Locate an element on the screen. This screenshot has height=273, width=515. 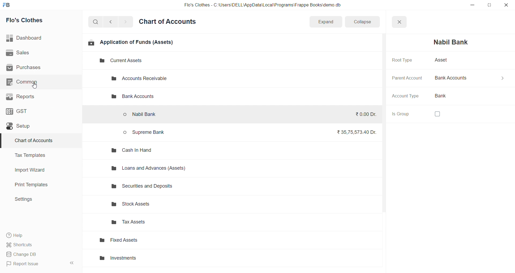
Investments is located at coordinates (148, 258).